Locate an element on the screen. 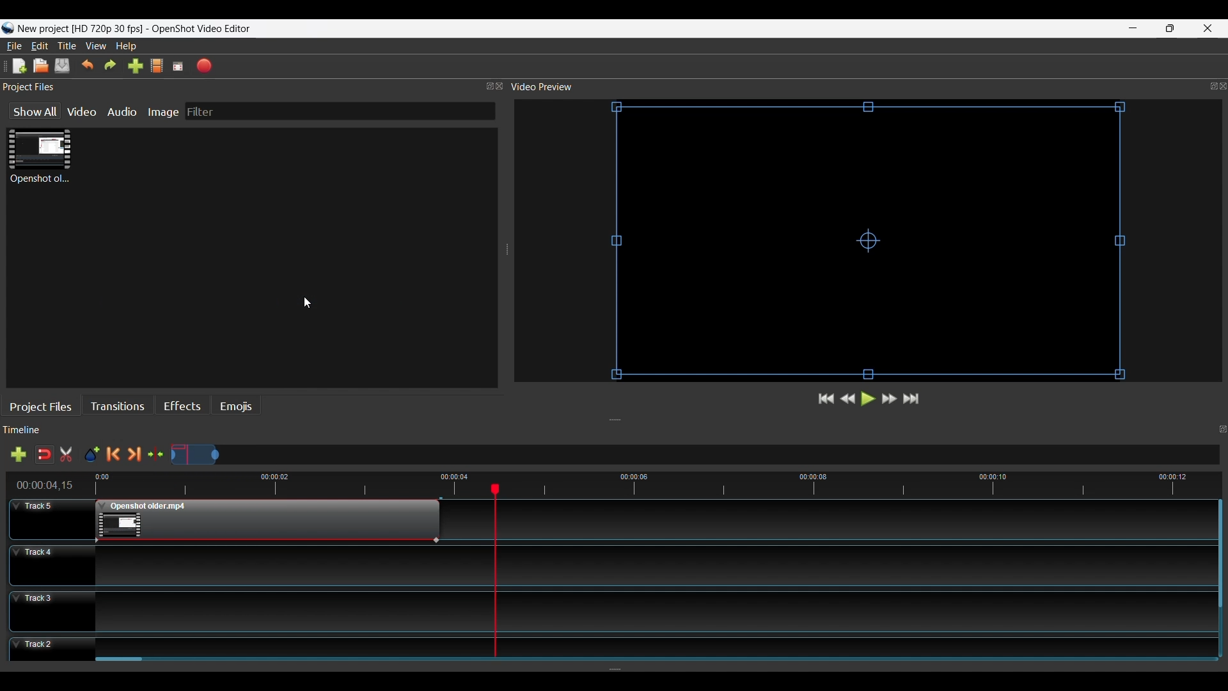 The image size is (1228, 691). Zoom Slider is located at coordinates (696, 456).